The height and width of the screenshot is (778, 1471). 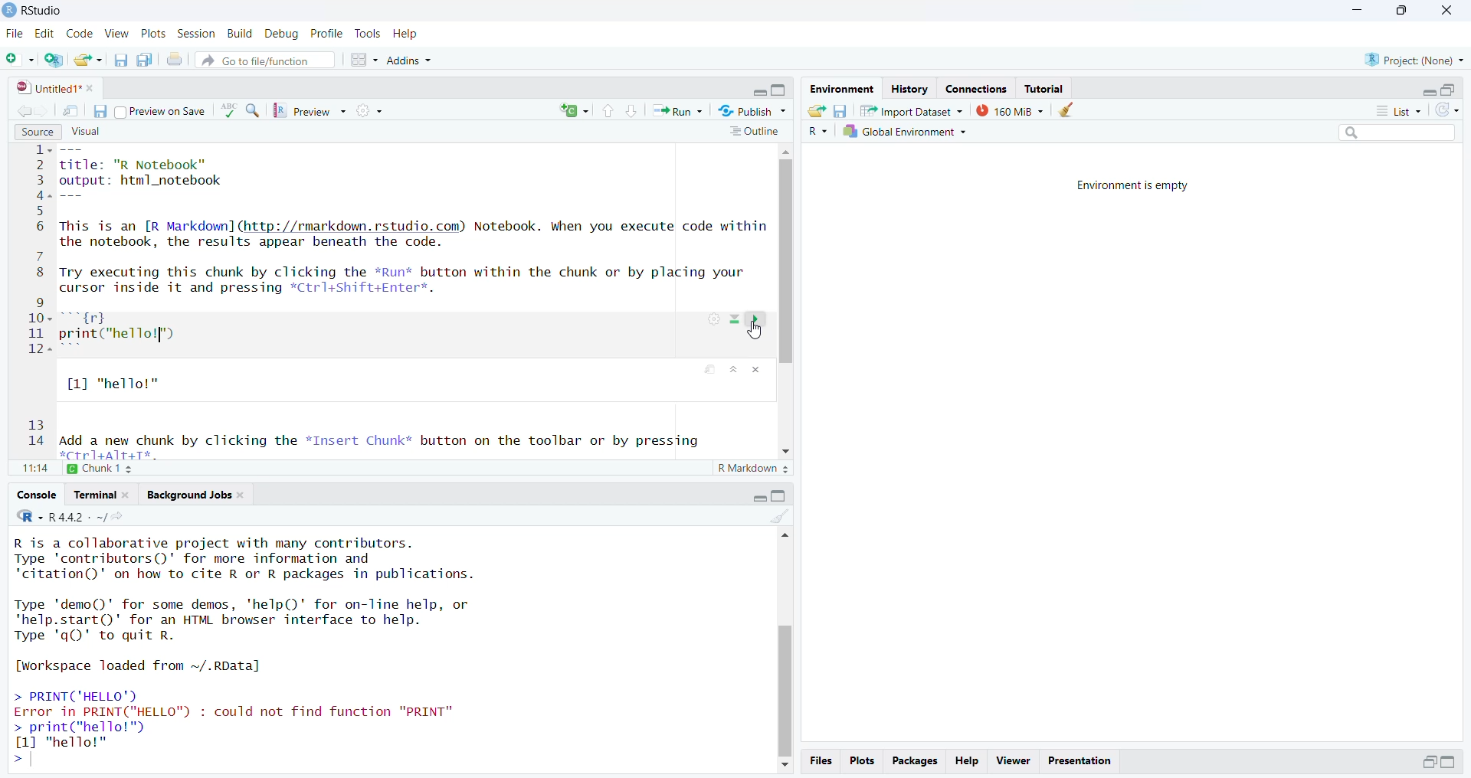 I want to click on expand, so click(x=1429, y=761).